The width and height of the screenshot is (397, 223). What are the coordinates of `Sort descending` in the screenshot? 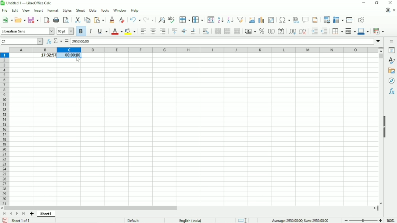 It's located at (230, 19).